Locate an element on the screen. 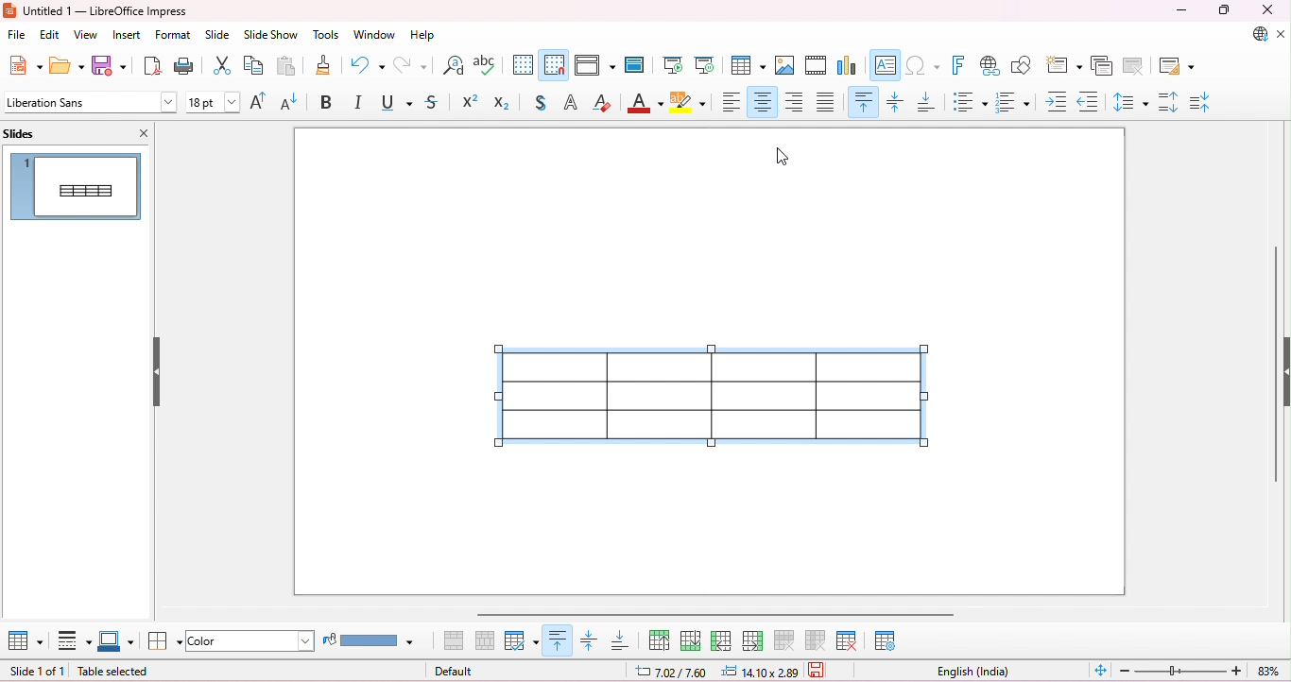 The height and width of the screenshot is (682, 1291). align center is located at coordinates (763, 101).